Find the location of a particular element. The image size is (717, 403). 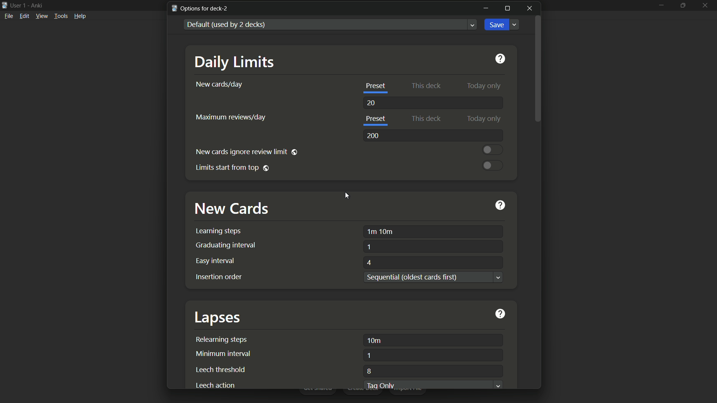

file menu is located at coordinates (9, 16).